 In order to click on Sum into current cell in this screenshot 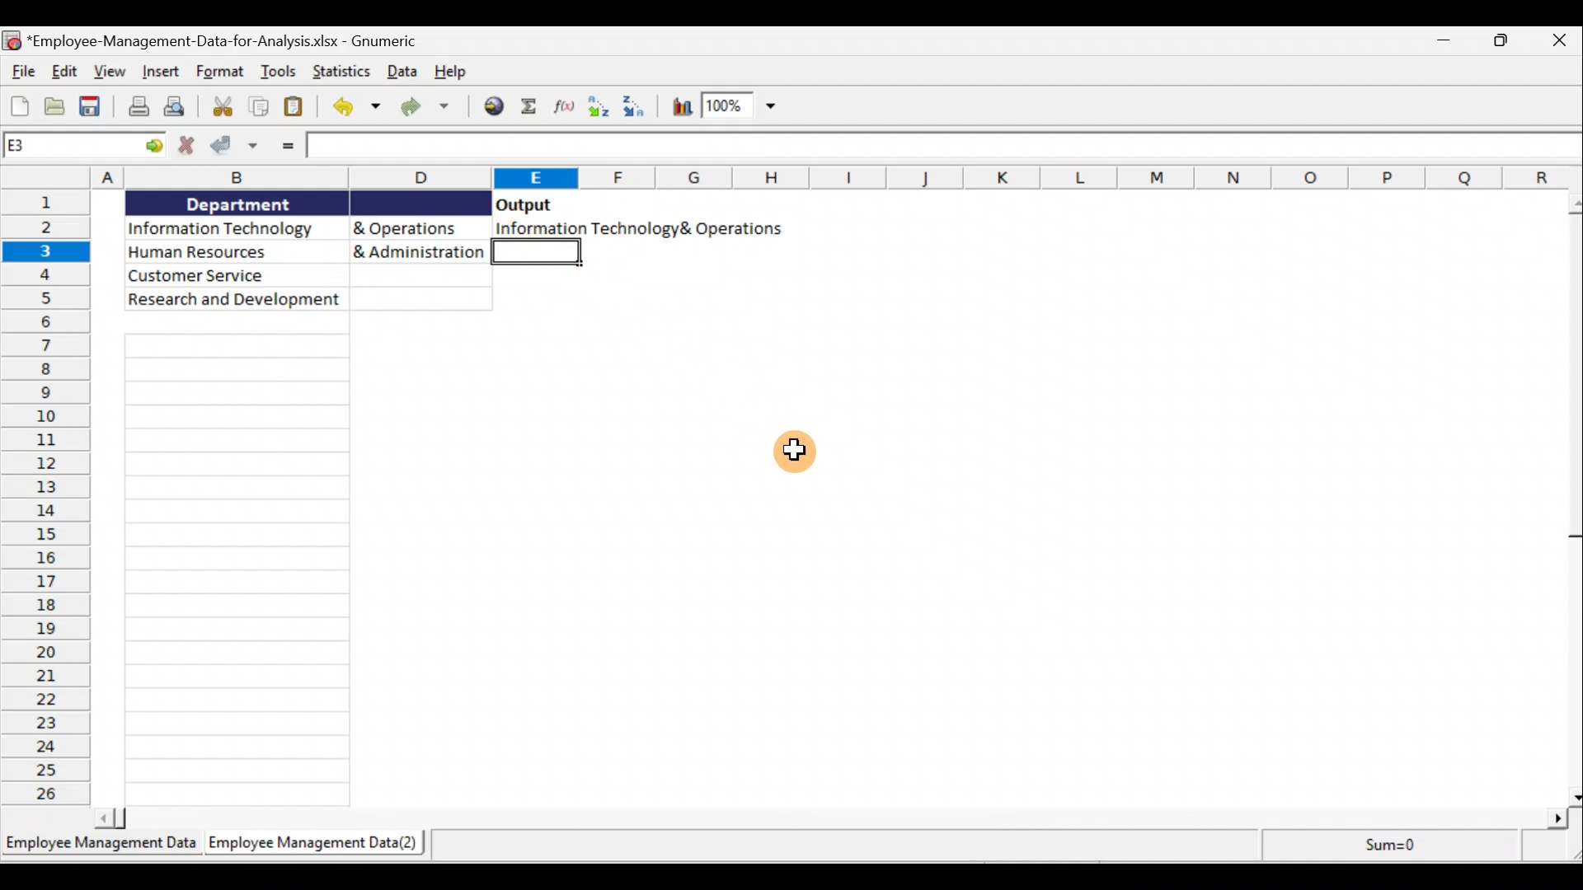, I will do `click(528, 105)`.